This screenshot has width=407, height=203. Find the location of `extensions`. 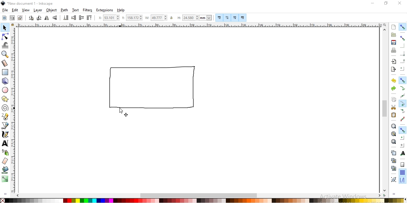

extensions is located at coordinates (105, 10).